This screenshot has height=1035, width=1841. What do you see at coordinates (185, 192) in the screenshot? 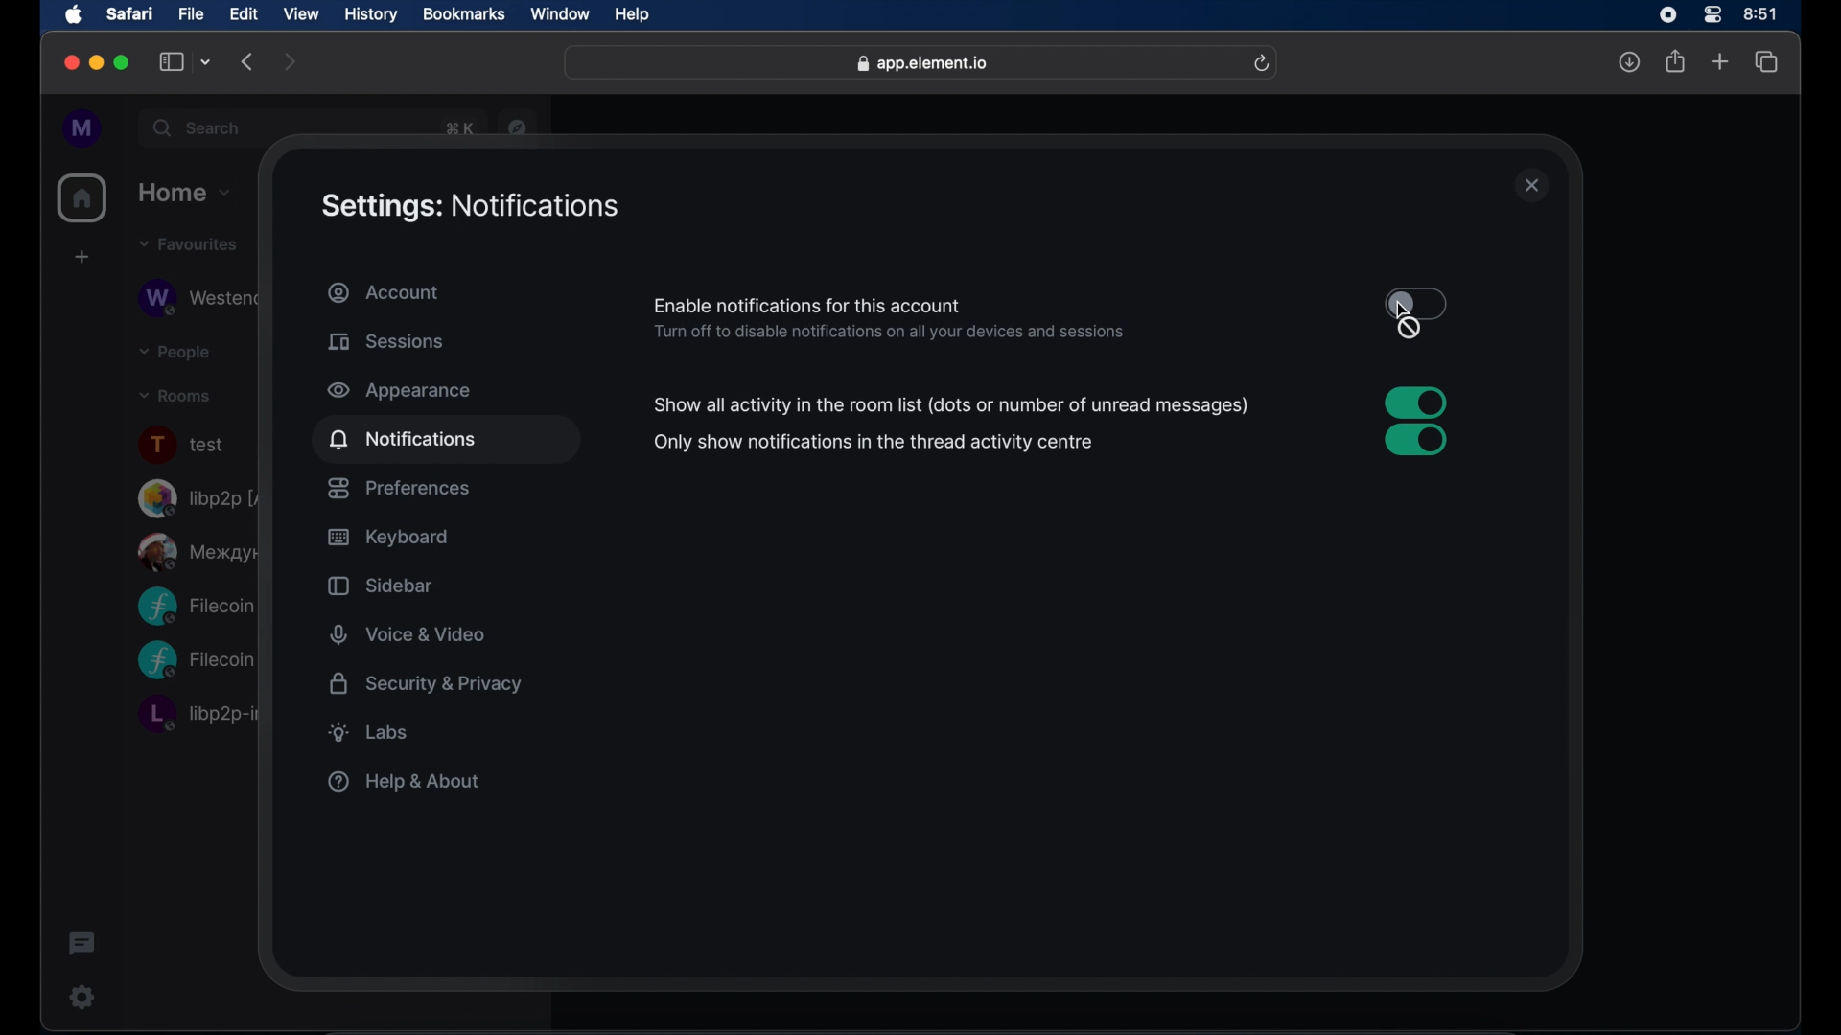
I see `home drop down` at bounding box center [185, 192].